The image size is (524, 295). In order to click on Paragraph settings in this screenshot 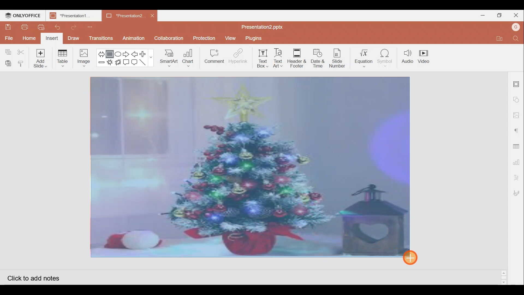, I will do `click(519, 129)`.